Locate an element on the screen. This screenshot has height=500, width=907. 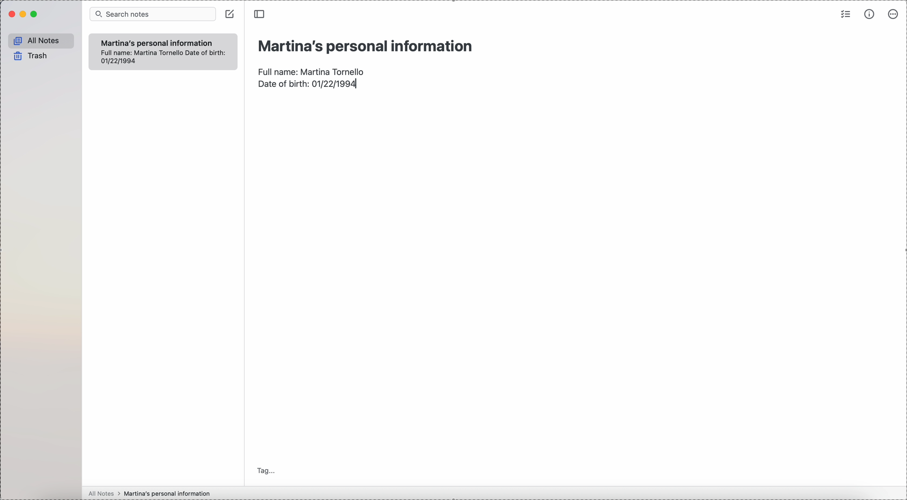
date of birth is located at coordinates (307, 84).